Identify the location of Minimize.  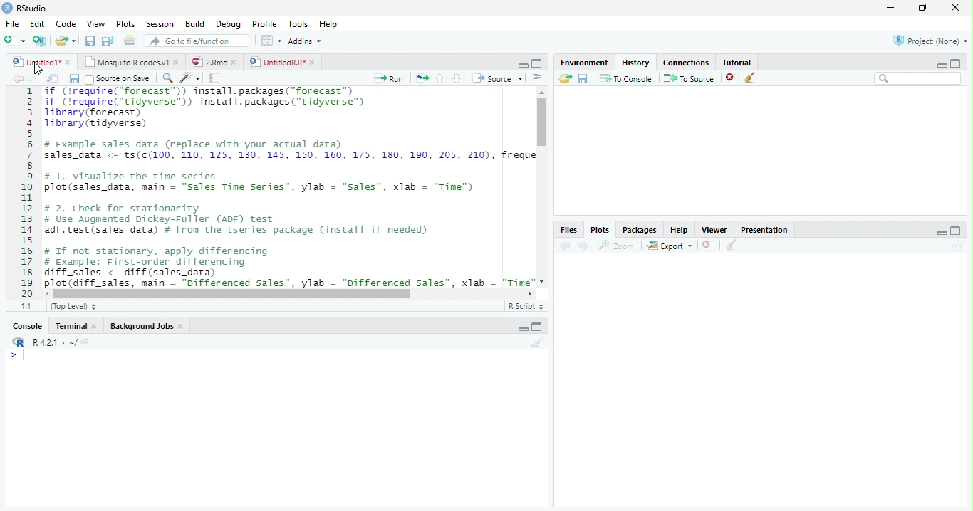
(939, 232).